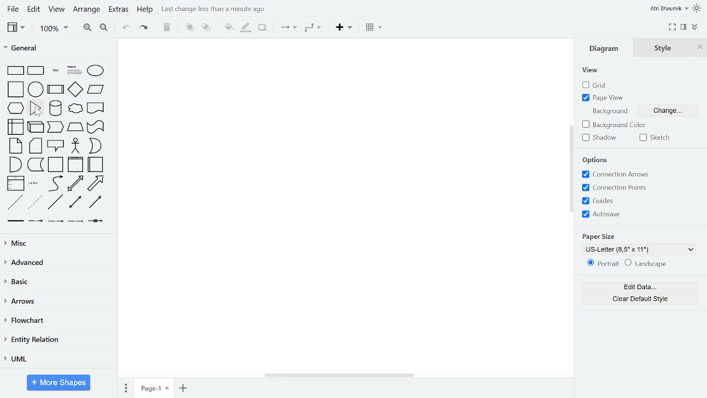 The width and height of the screenshot is (707, 398). I want to click on edit data, so click(640, 287).